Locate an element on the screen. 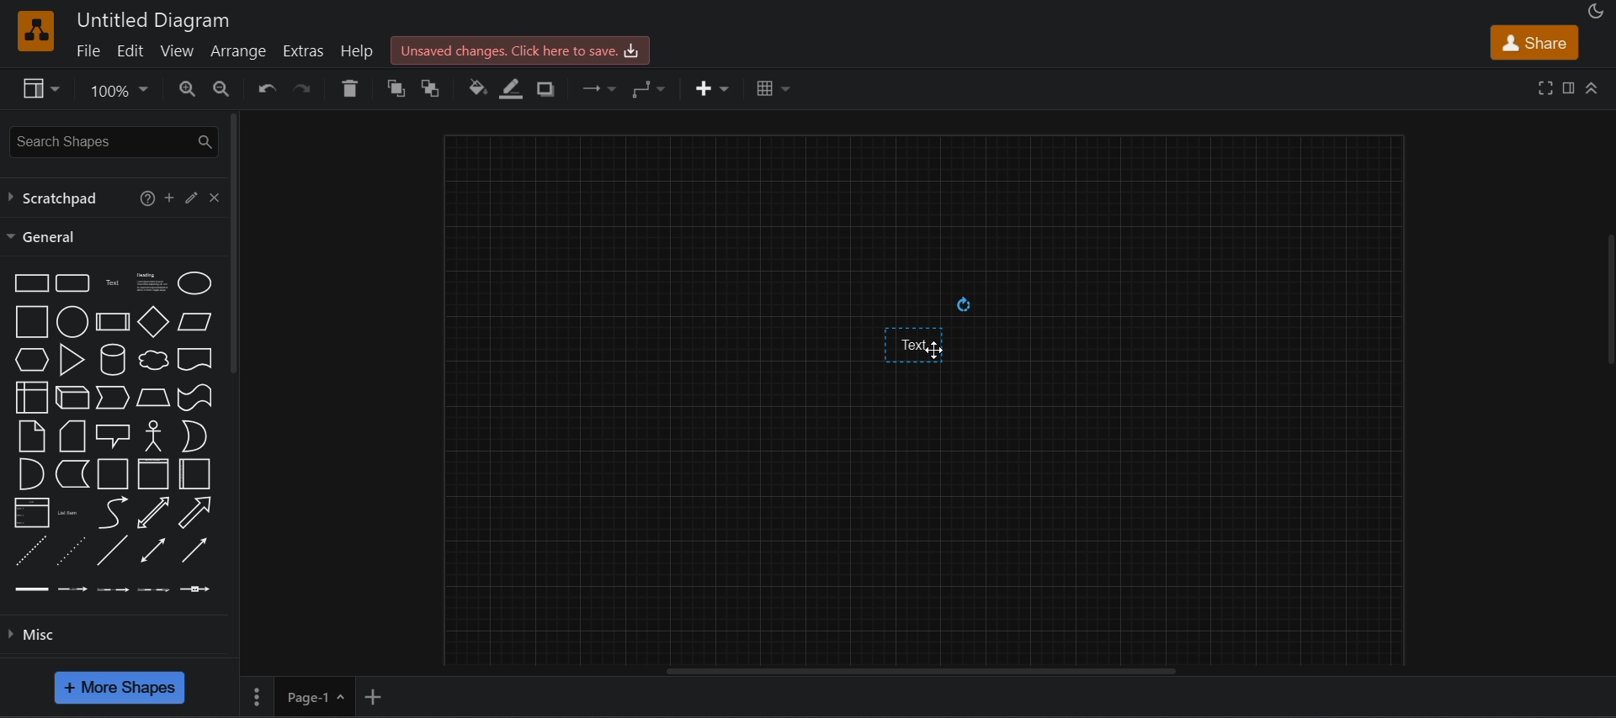 The image size is (1616, 718). zoom in is located at coordinates (188, 87).